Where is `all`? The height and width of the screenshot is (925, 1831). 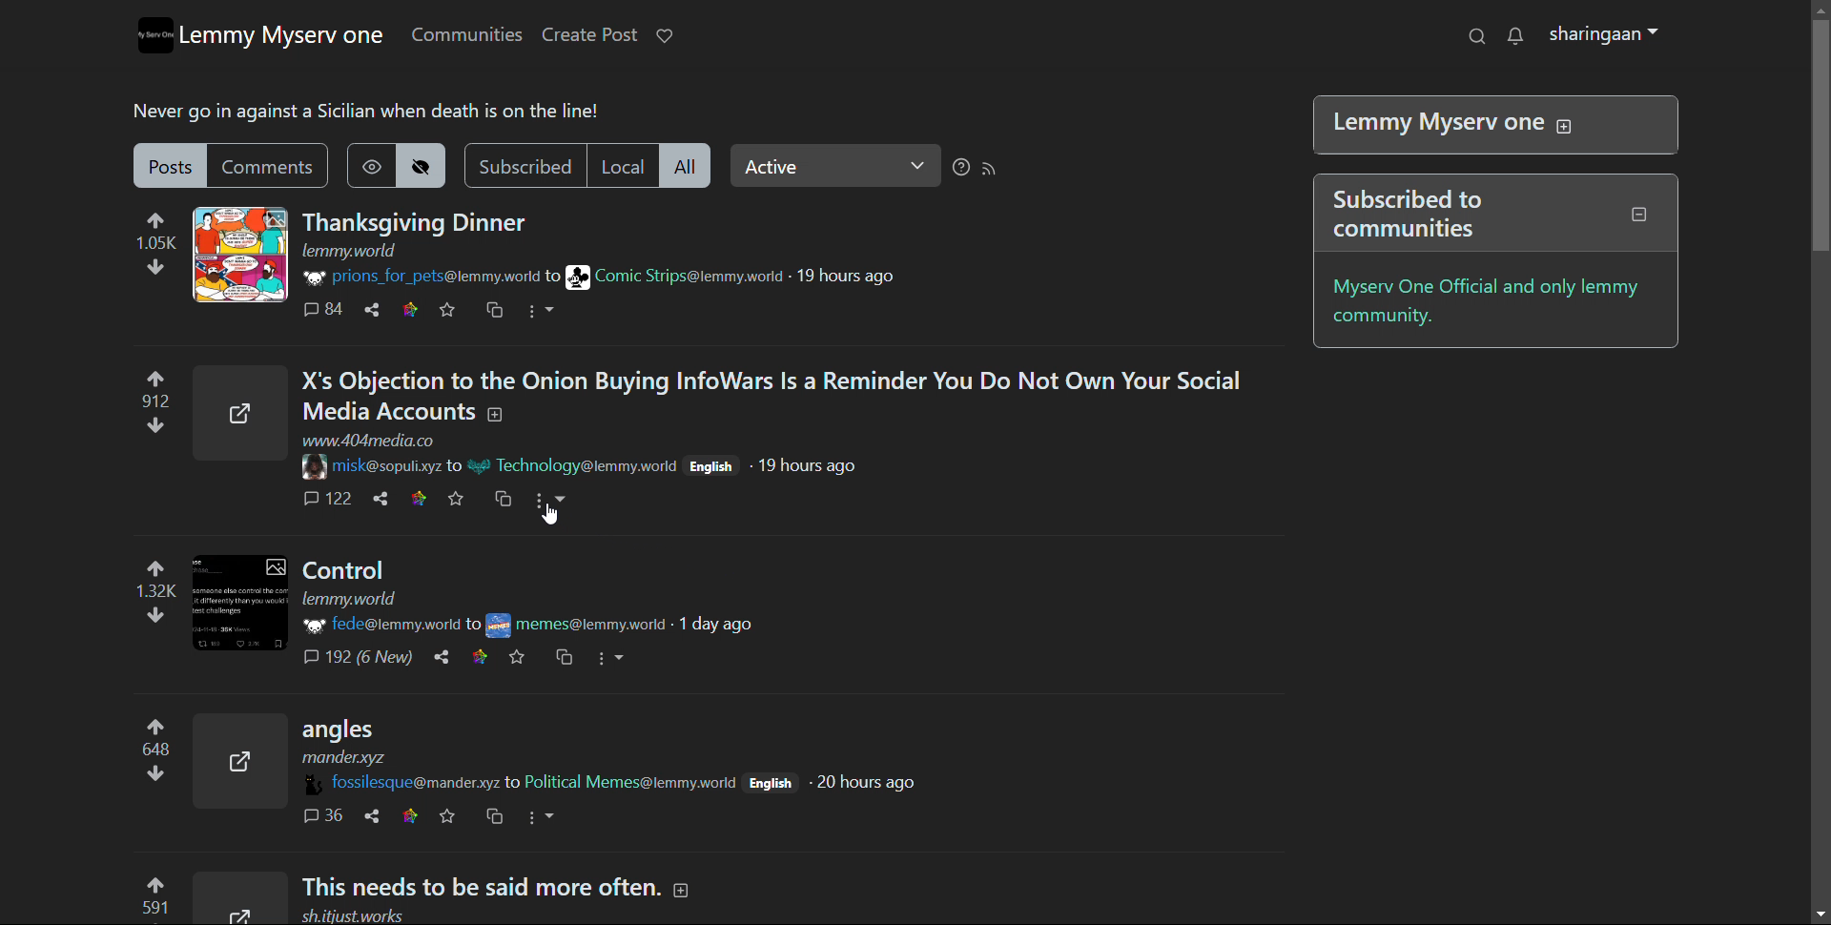
all is located at coordinates (689, 167).